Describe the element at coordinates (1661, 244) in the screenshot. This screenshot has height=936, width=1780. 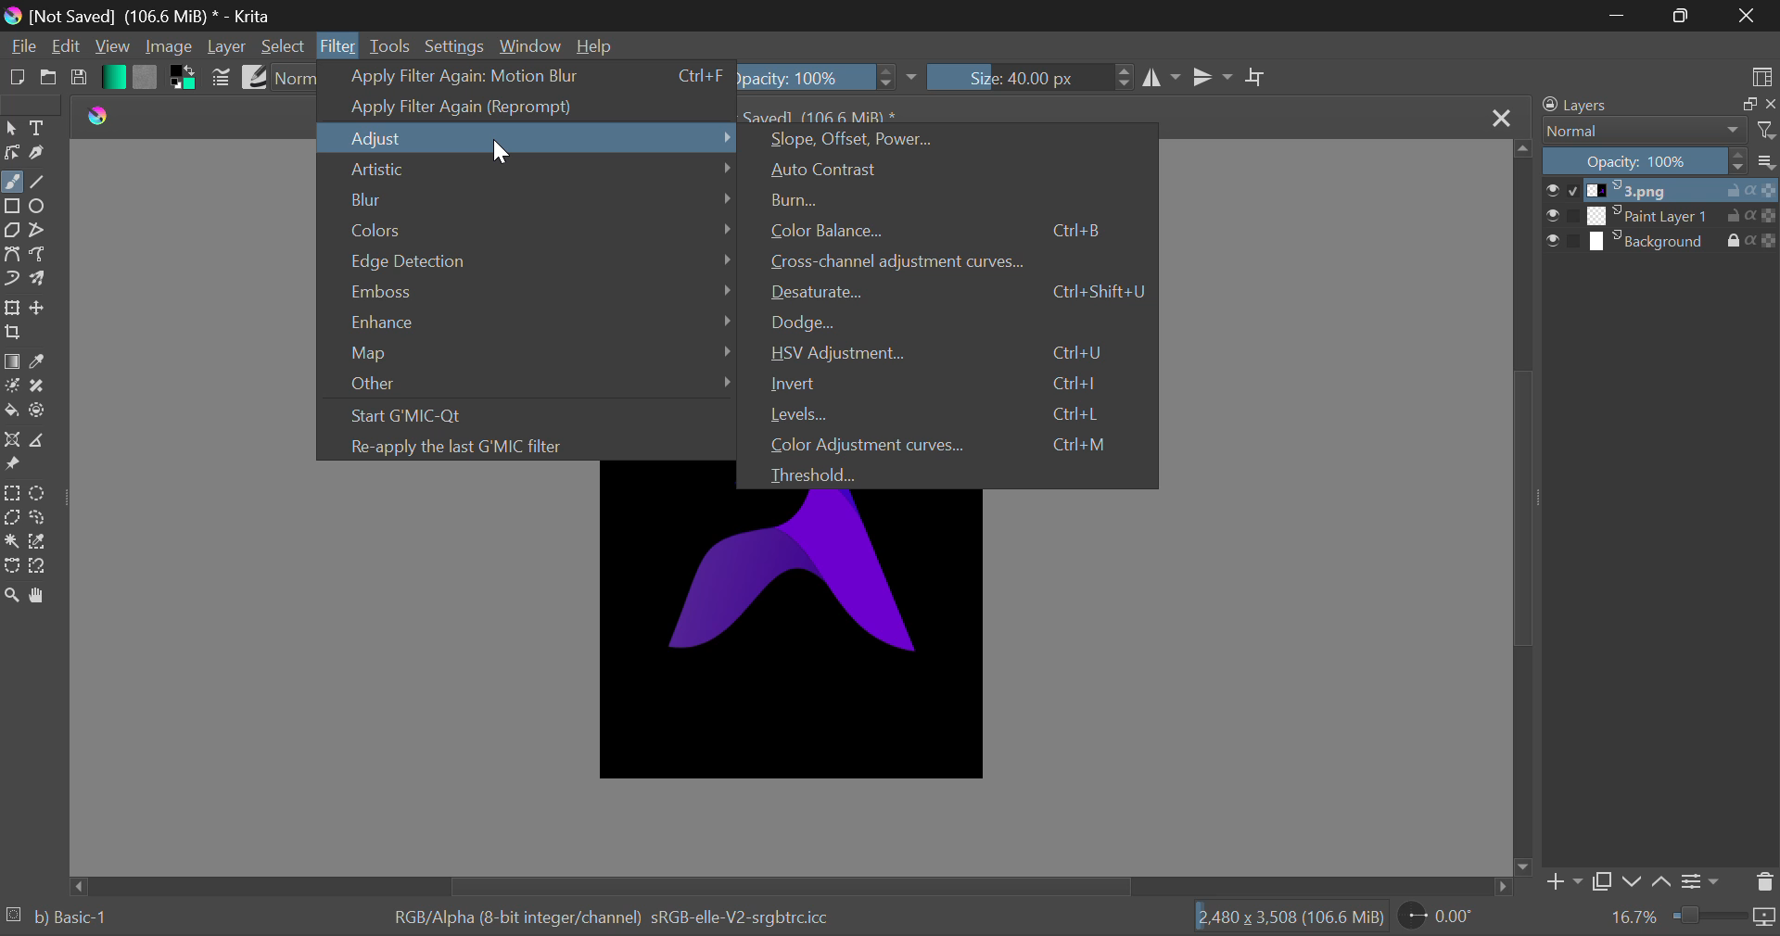
I see `Background` at that location.